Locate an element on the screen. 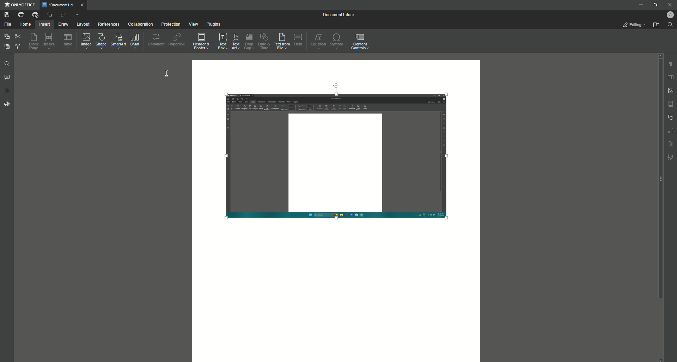 The image size is (677, 362). Breaks is located at coordinates (49, 41).